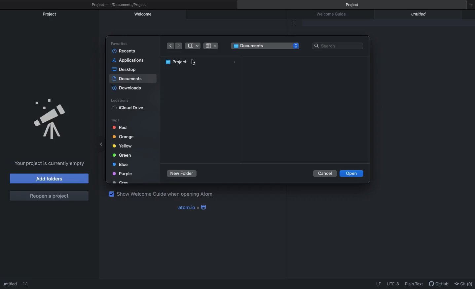  What do you see at coordinates (354, 5) in the screenshot?
I see `Project` at bounding box center [354, 5].